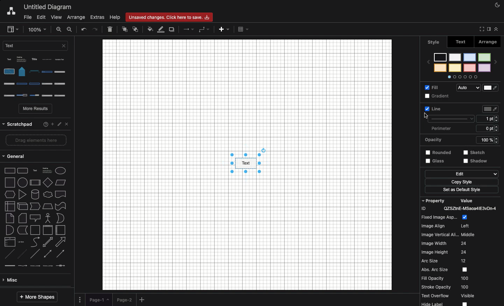 The height and width of the screenshot is (306, 504). What do you see at coordinates (124, 299) in the screenshot?
I see `Page 2` at bounding box center [124, 299].